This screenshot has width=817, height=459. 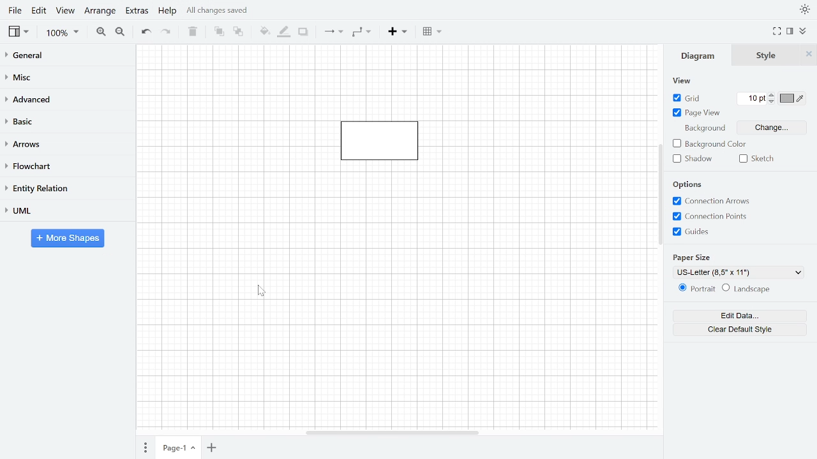 What do you see at coordinates (744, 330) in the screenshot?
I see `Clear default style` at bounding box center [744, 330].